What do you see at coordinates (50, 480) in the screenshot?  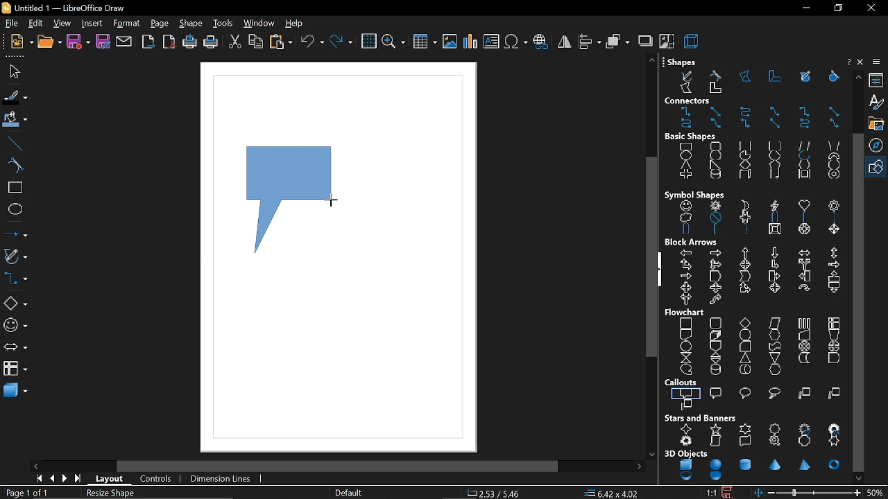 I see `previous page` at bounding box center [50, 480].